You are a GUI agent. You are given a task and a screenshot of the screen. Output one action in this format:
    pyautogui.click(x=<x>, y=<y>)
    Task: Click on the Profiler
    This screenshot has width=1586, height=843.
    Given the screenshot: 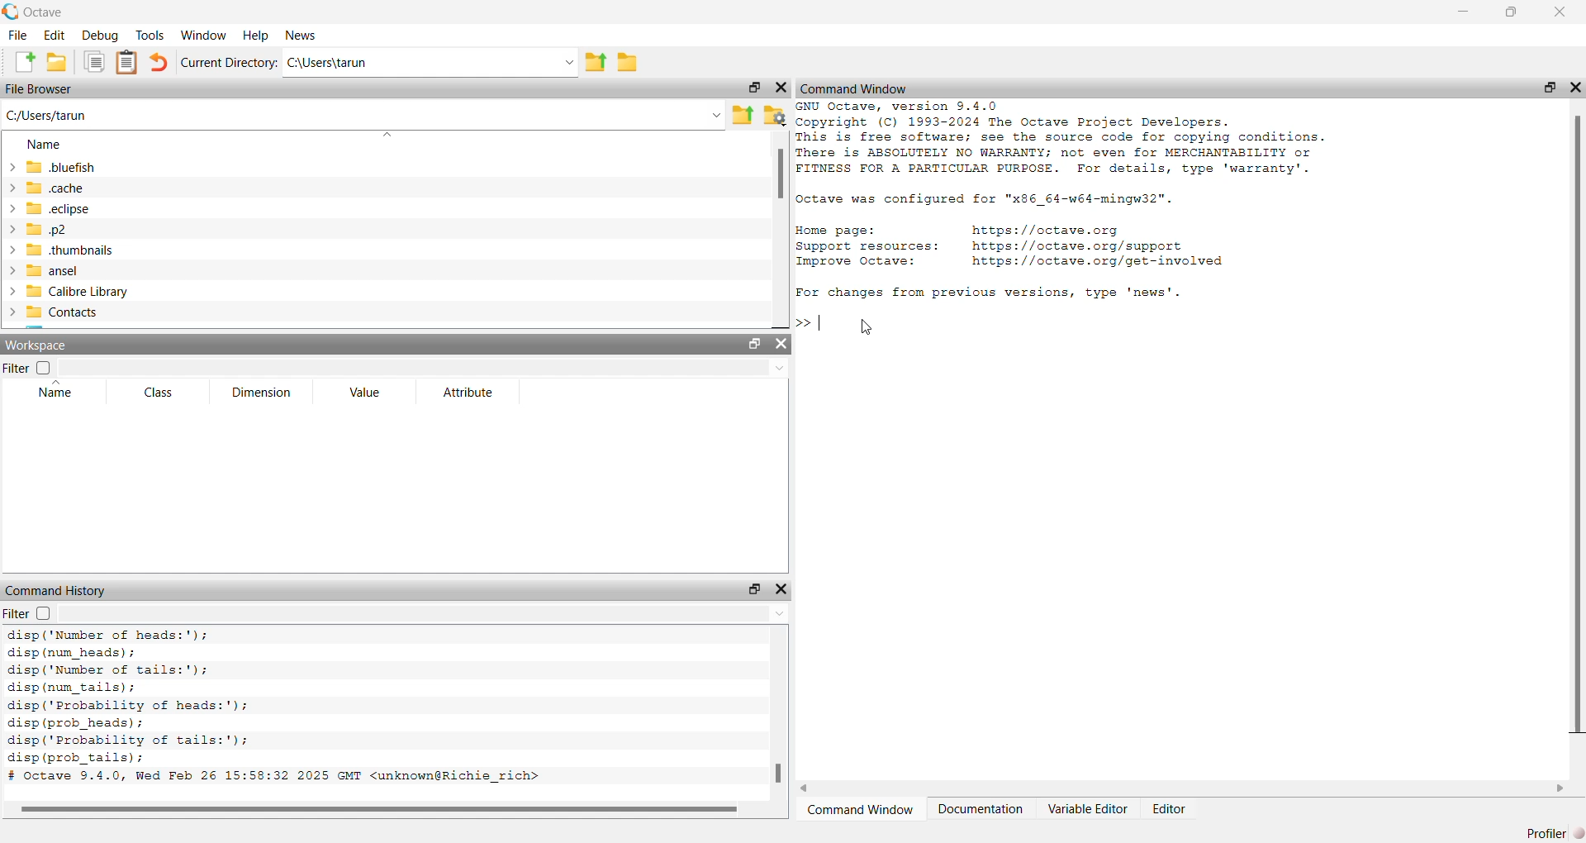 What is the action you would take?
    pyautogui.click(x=1546, y=833)
    